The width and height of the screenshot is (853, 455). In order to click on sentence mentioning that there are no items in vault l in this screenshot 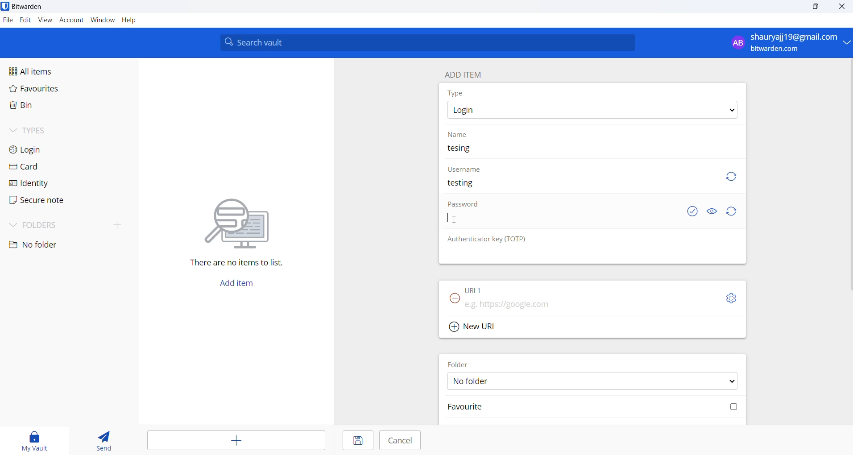, I will do `click(231, 264)`.